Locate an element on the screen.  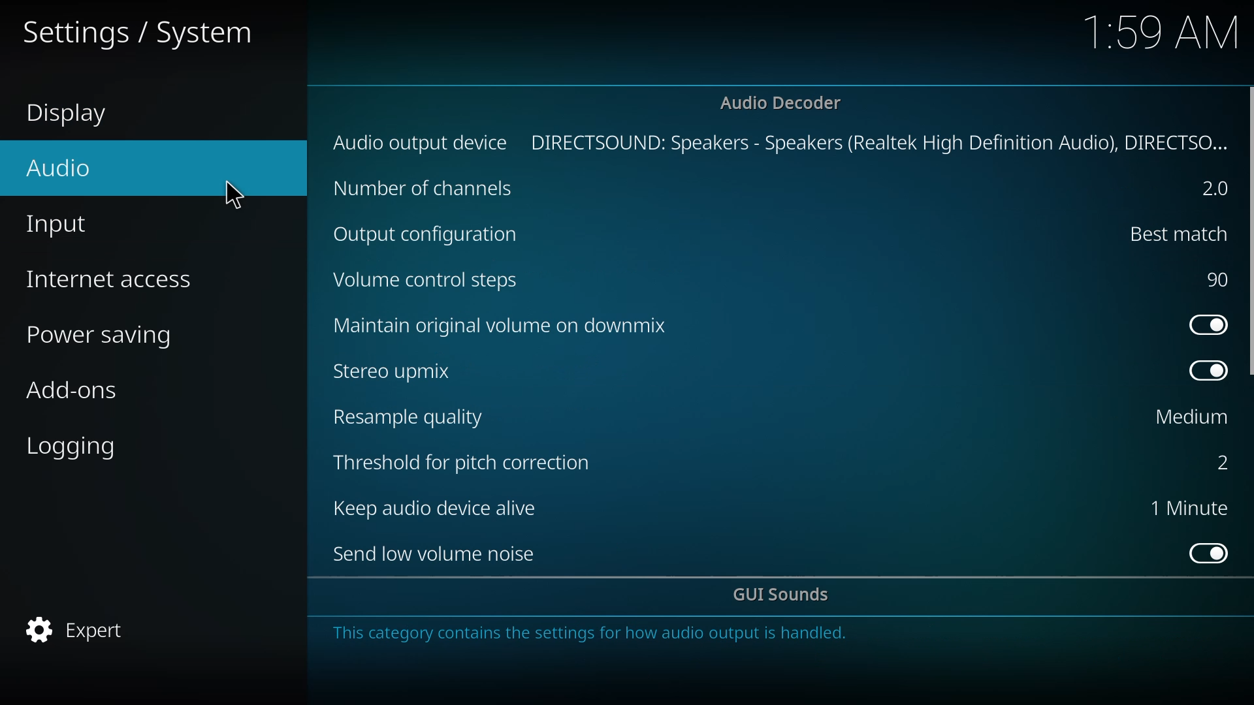
90 is located at coordinates (1215, 279).